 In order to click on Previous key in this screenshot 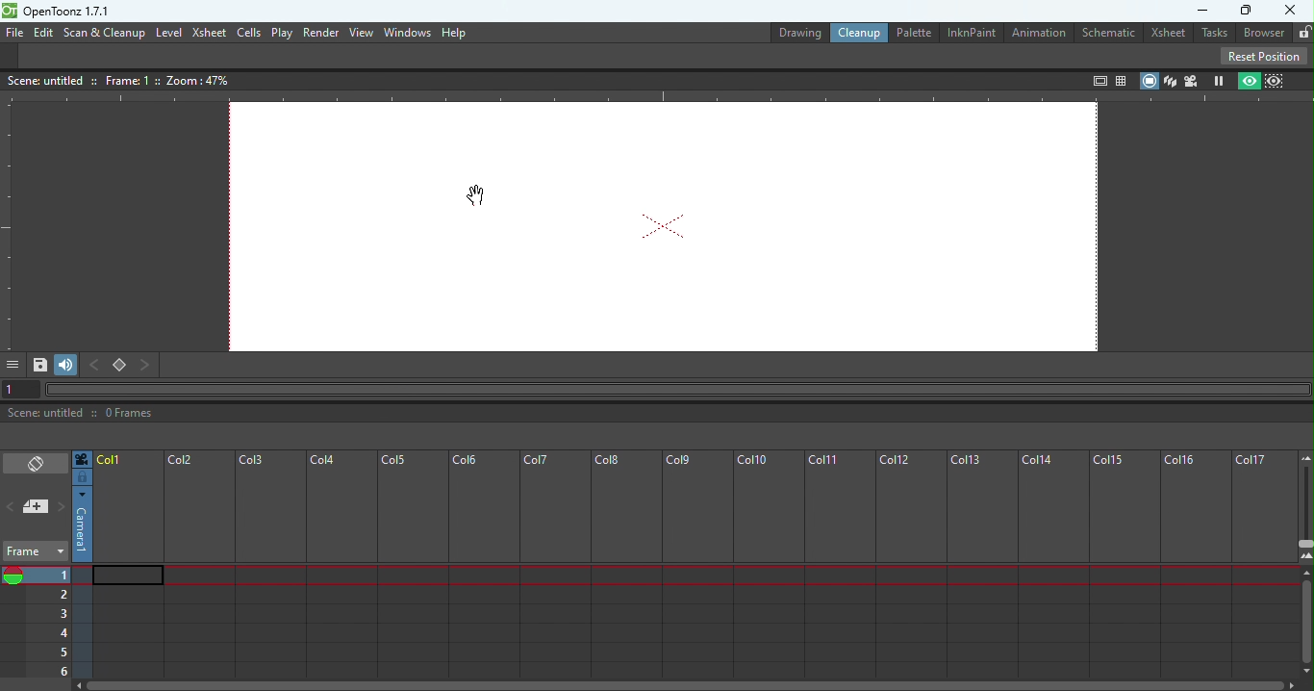, I will do `click(93, 362)`.